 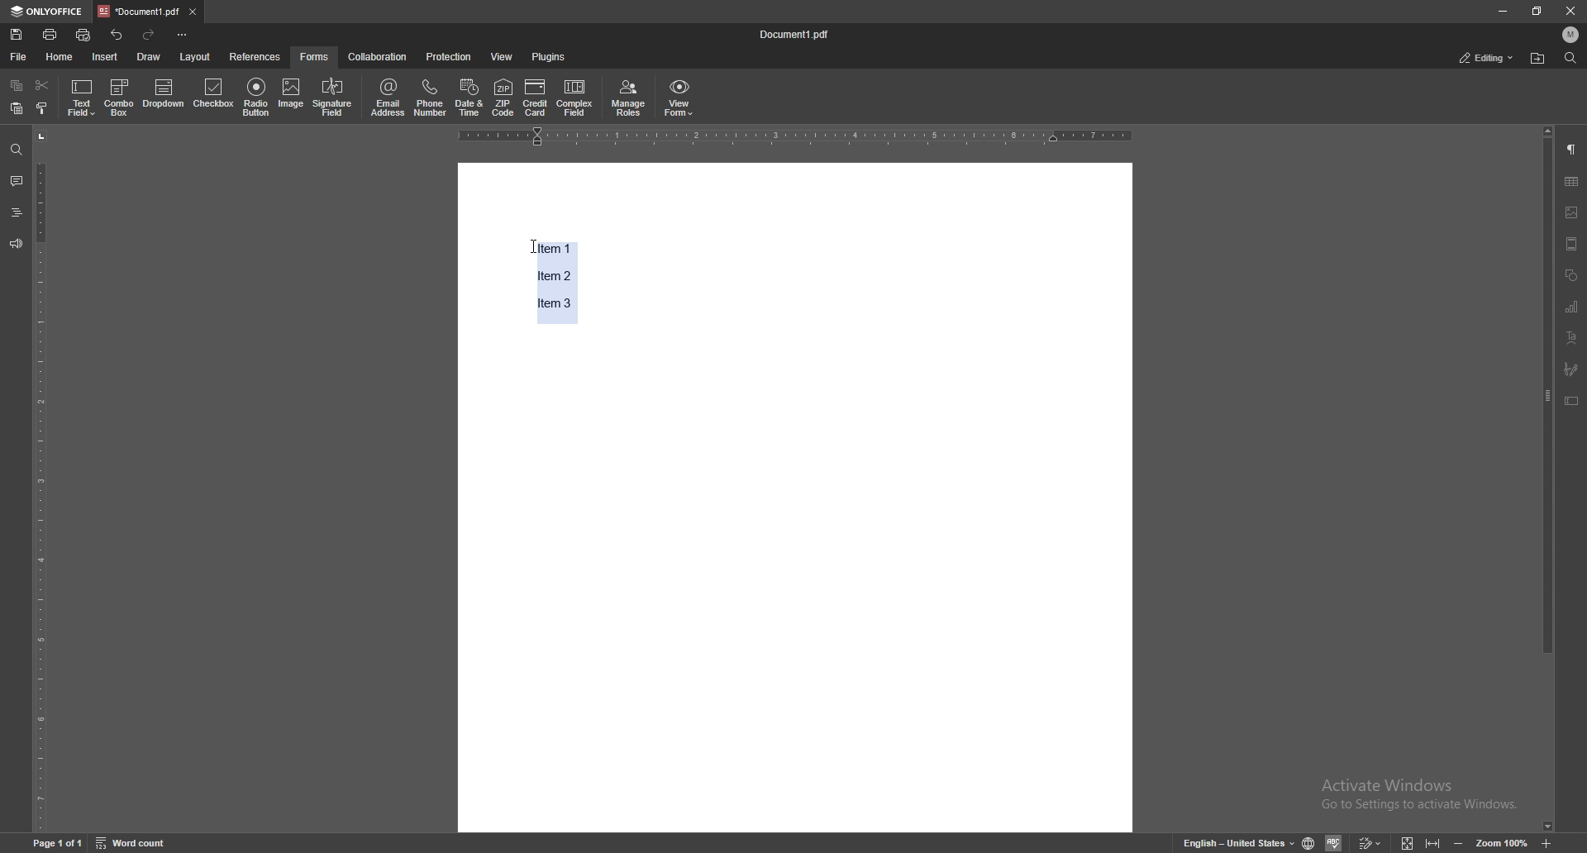 What do you see at coordinates (1573, 212) in the screenshot?
I see `image` at bounding box center [1573, 212].